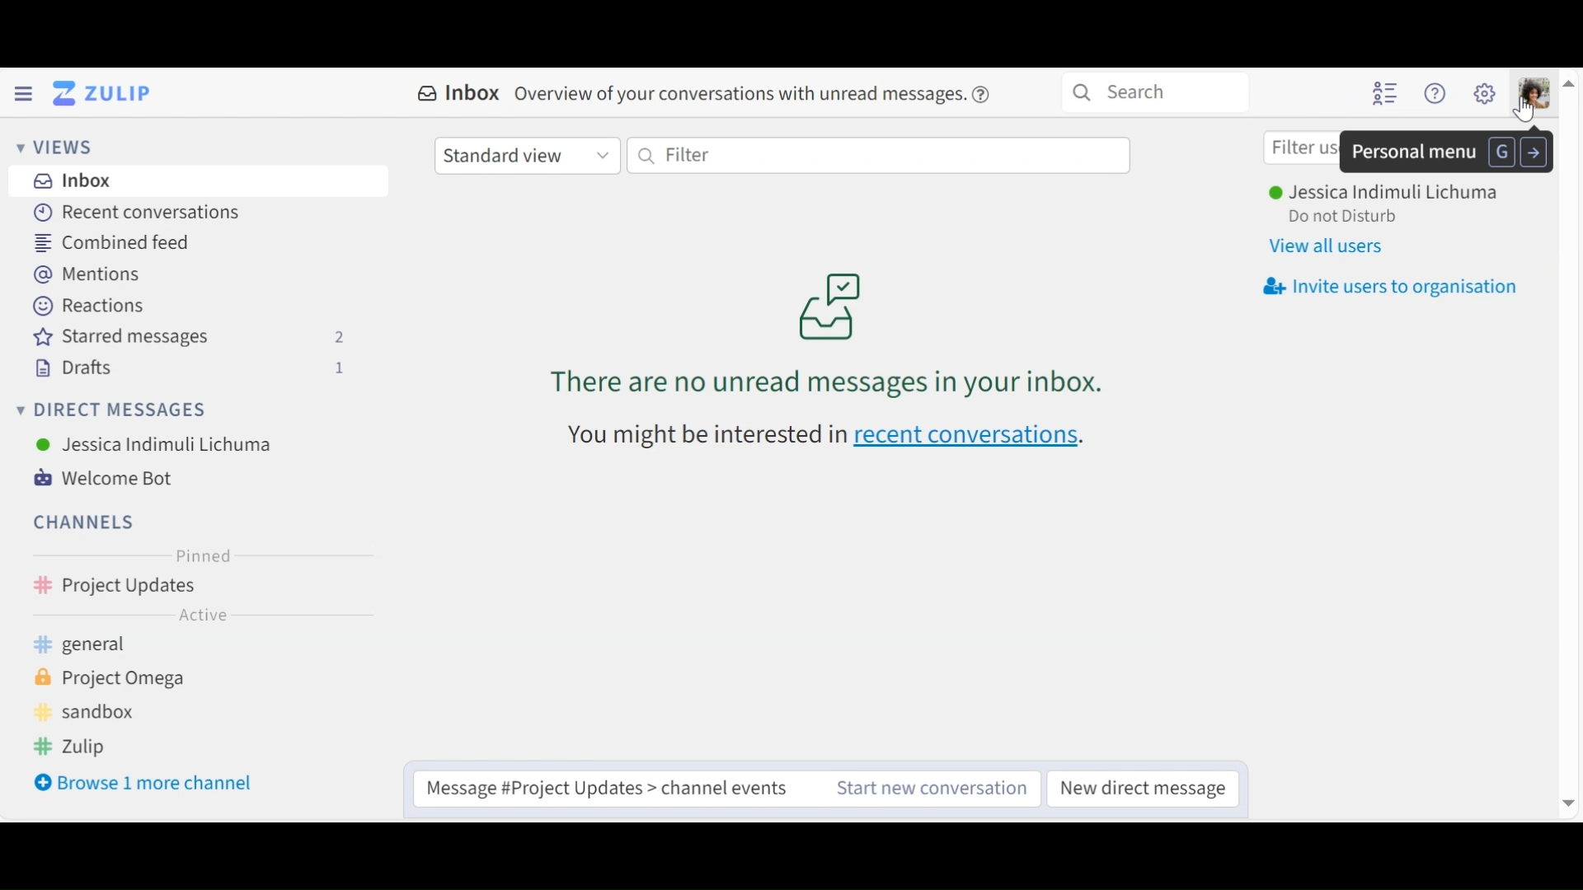  I want to click on Welcome Bot, so click(111, 480).